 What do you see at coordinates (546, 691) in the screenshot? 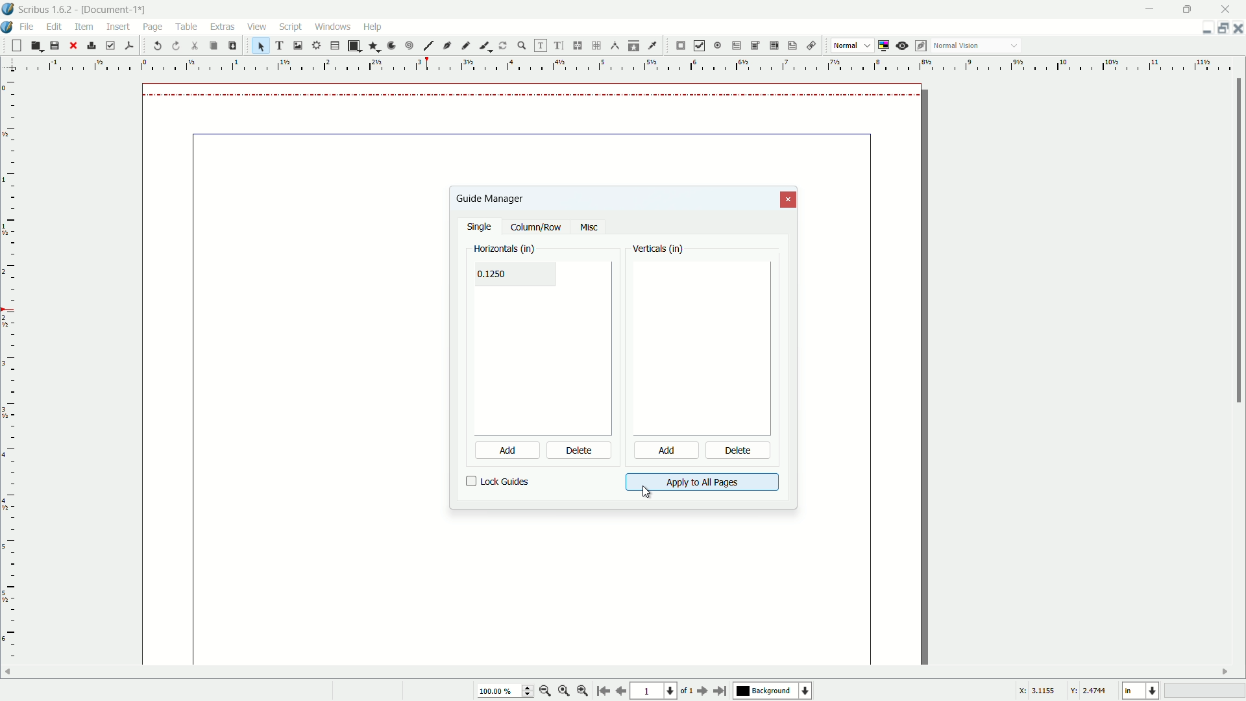
I see `zoom out` at bounding box center [546, 691].